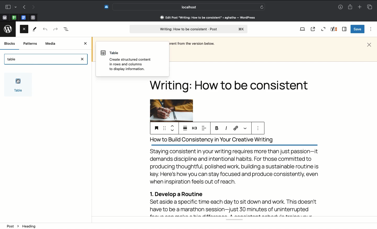  What do you see at coordinates (86, 44) in the screenshot?
I see `Close` at bounding box center [86, 44].